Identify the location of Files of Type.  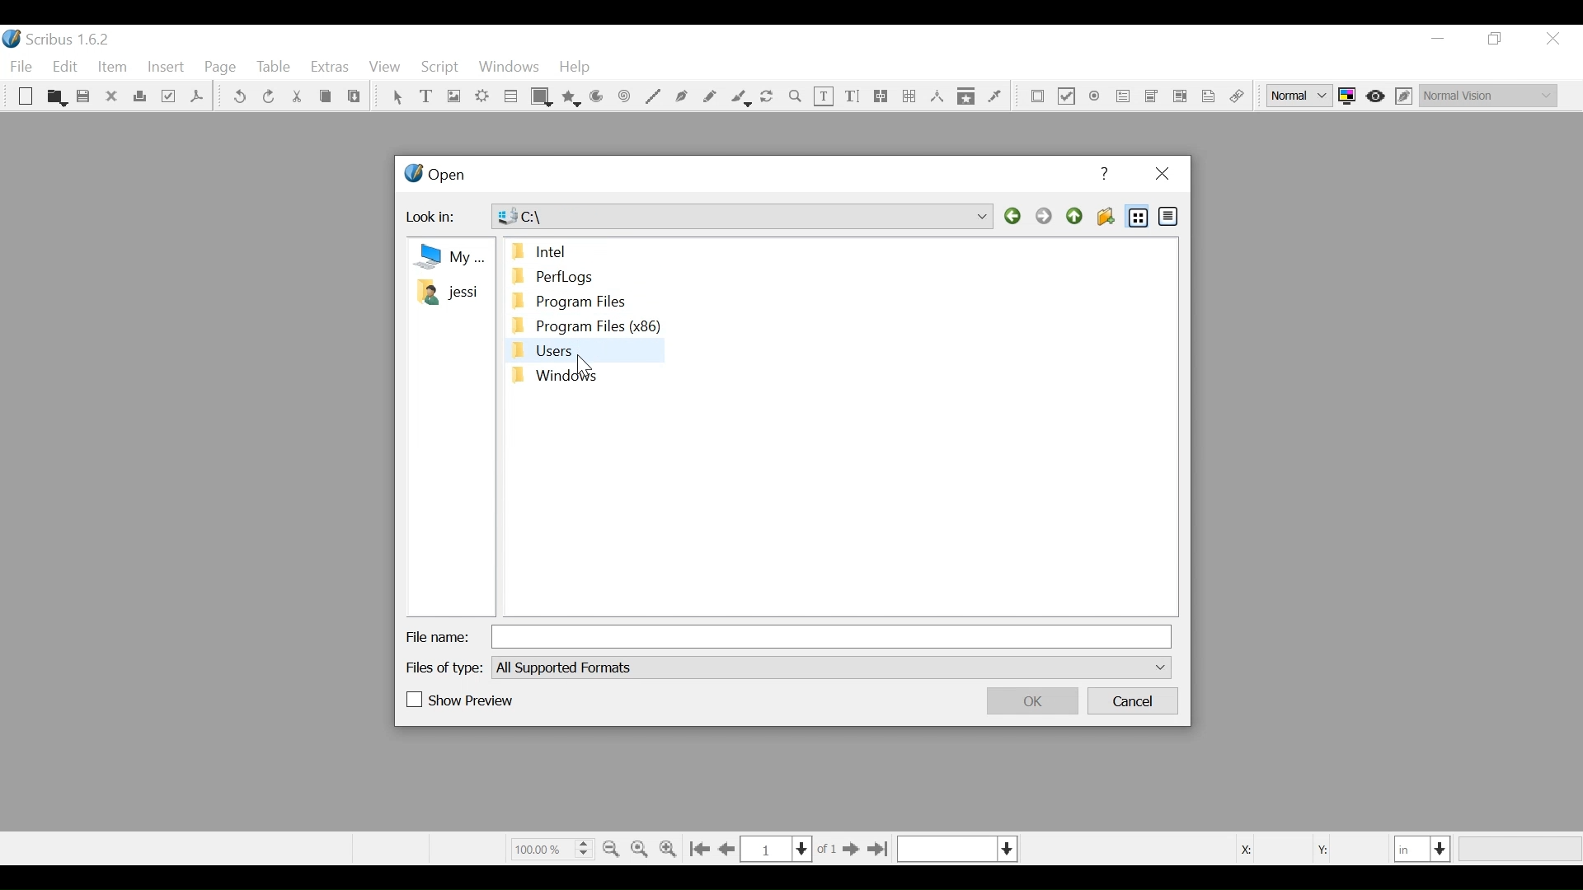
(446, 667).